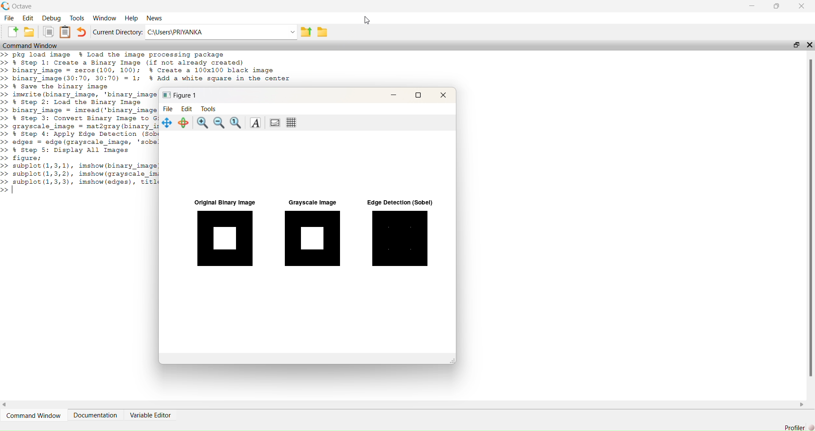  What do you see at coordinates (106, 18) in the screenshot?
I see `Window` at bounding box center [106, 18].